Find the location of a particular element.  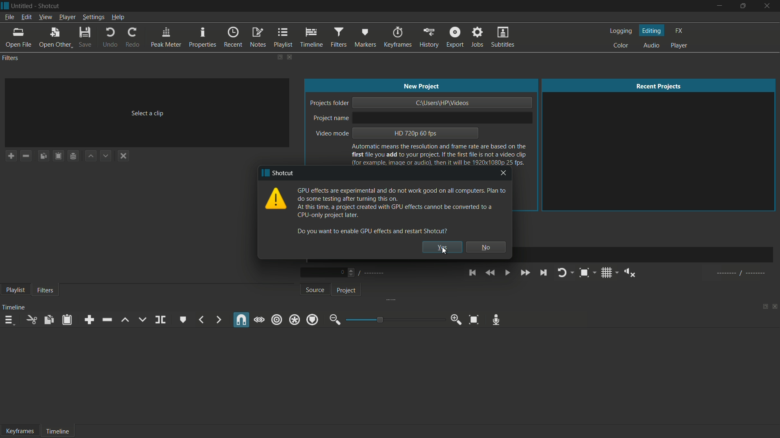

help menu is located at coordinates (118, 17).